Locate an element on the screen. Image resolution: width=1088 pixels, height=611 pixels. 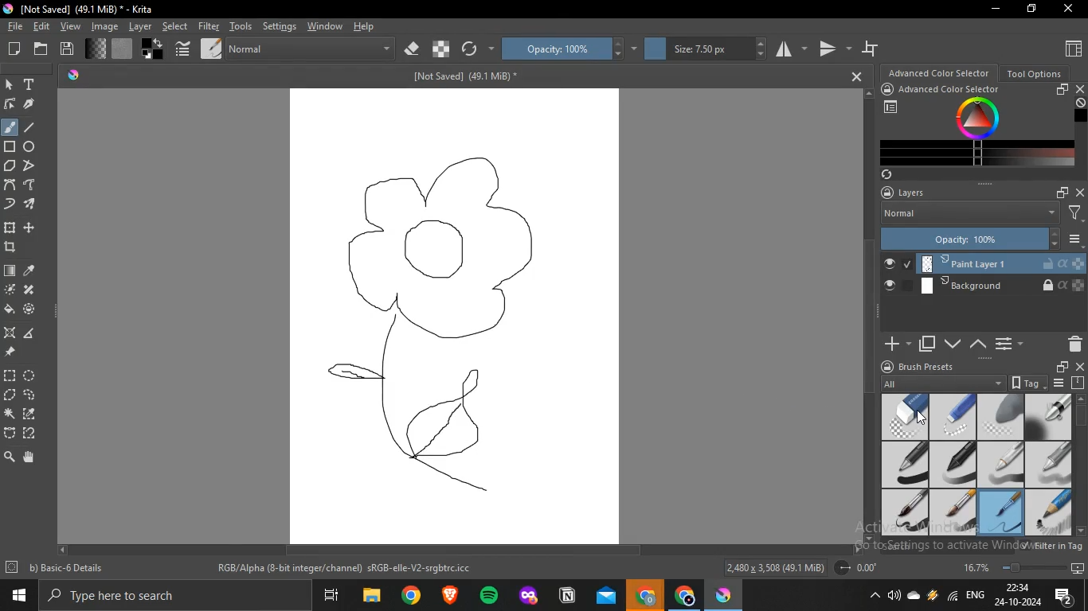
horizontal mirror tool is located at coordinates (789, 50).